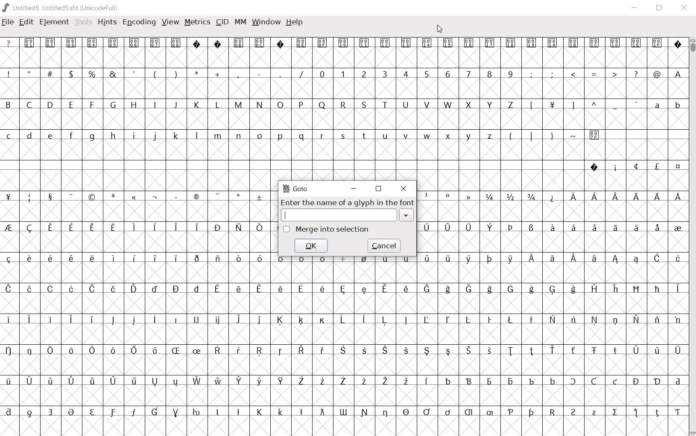 The height and width of the screenshot is (436, 696). What do you see at coordinates (197, 135) in the screenshot?
I see `l` at bounding box center [197, 135].